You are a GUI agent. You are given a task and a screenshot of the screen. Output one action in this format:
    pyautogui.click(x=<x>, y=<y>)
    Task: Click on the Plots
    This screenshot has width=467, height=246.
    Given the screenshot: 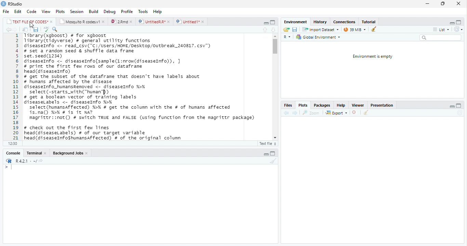 What is the action you would take?
    pyautogui.click(x=303, y=105)
    